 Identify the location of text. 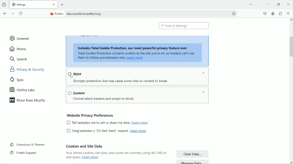
(133, 48).